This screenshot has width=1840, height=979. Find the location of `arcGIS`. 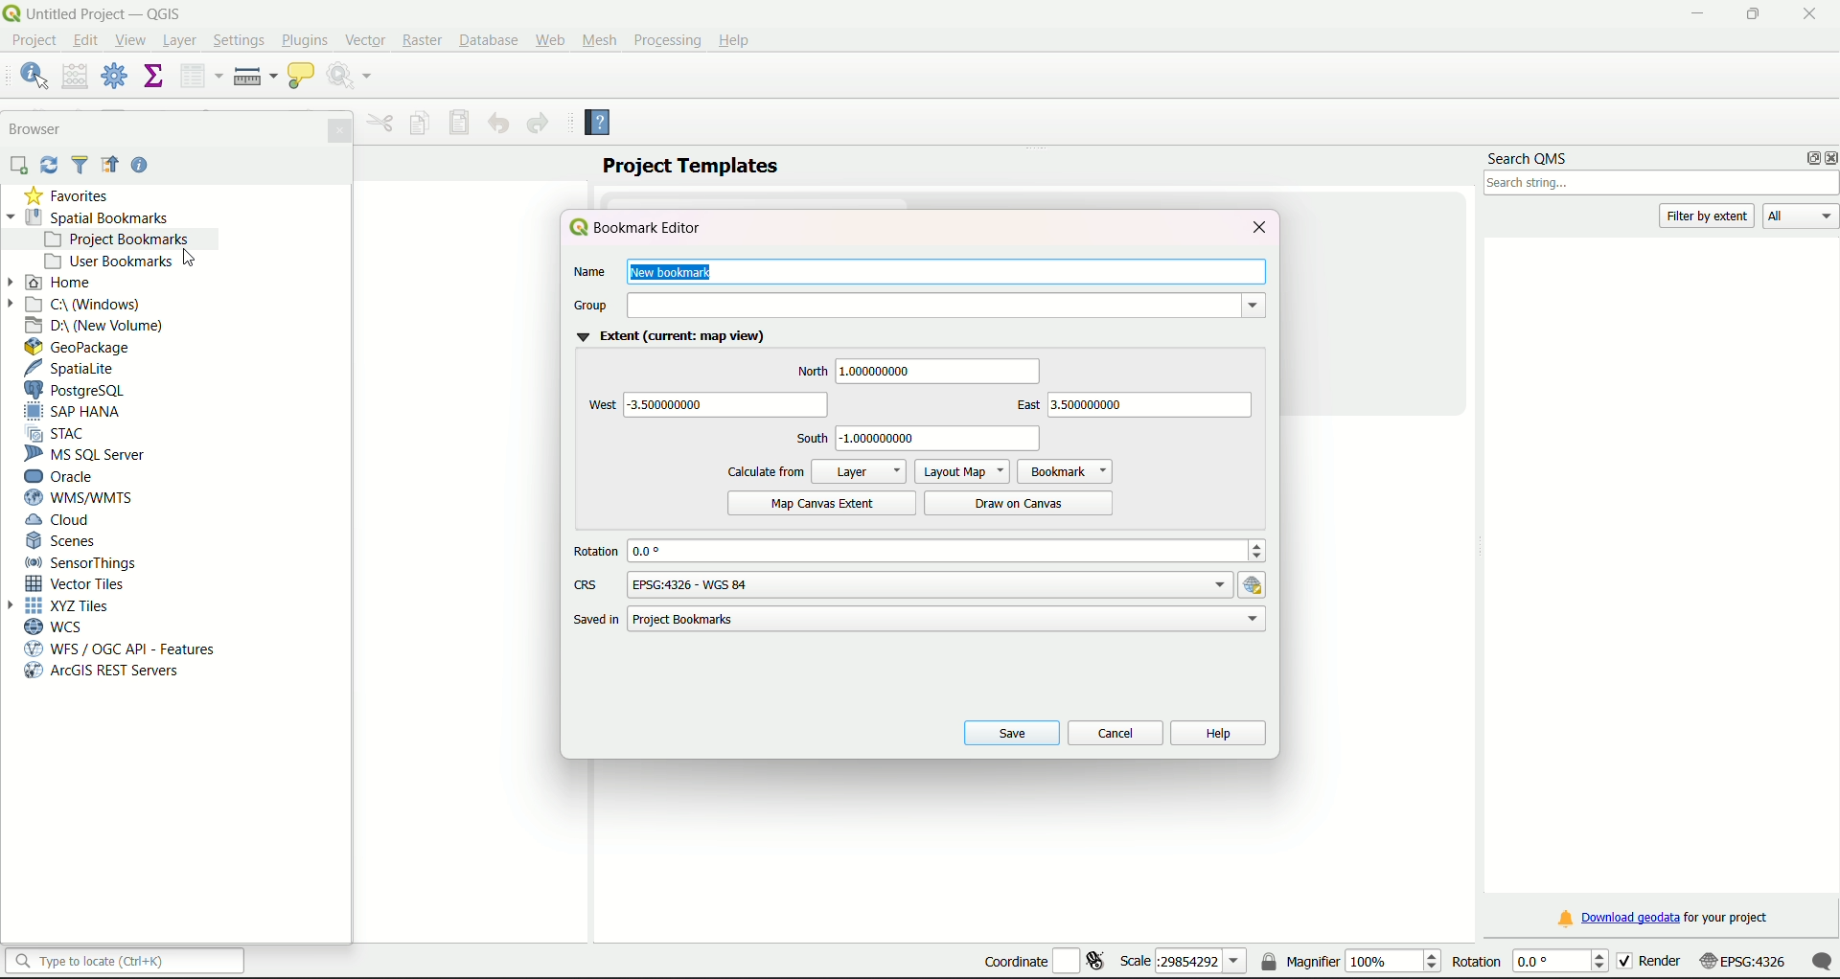

arcGIS is located at coordinates (103, 672).